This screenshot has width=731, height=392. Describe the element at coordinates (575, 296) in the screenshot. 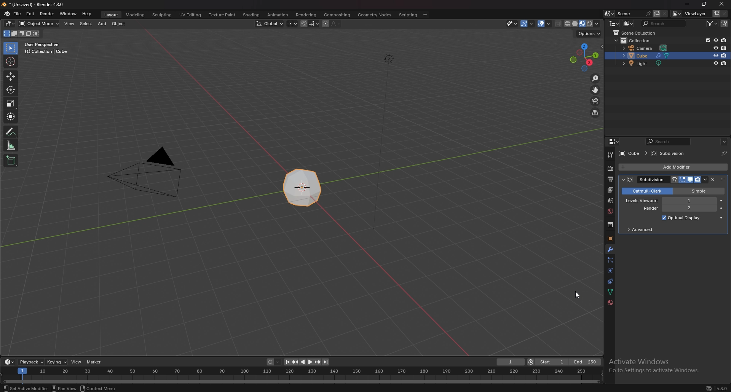

I see `cursor` at that location.